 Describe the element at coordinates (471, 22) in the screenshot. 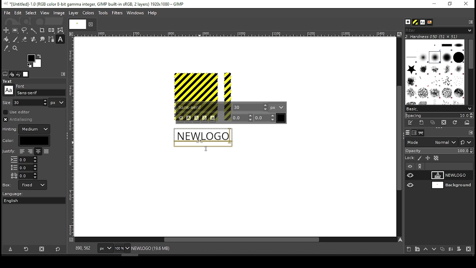

I see `configure this tab` at that location.